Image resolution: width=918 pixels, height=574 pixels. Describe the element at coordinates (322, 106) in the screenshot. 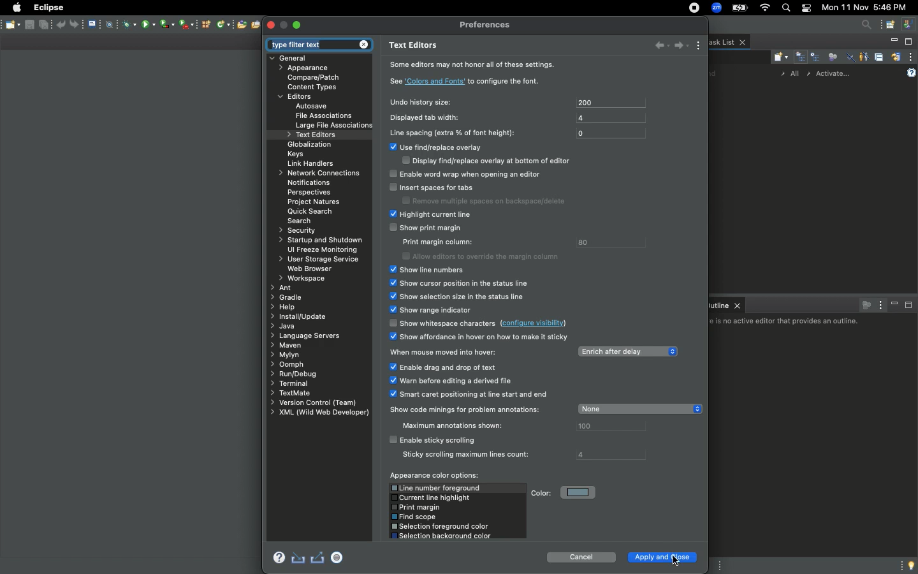

I see `Autosave` at that location.